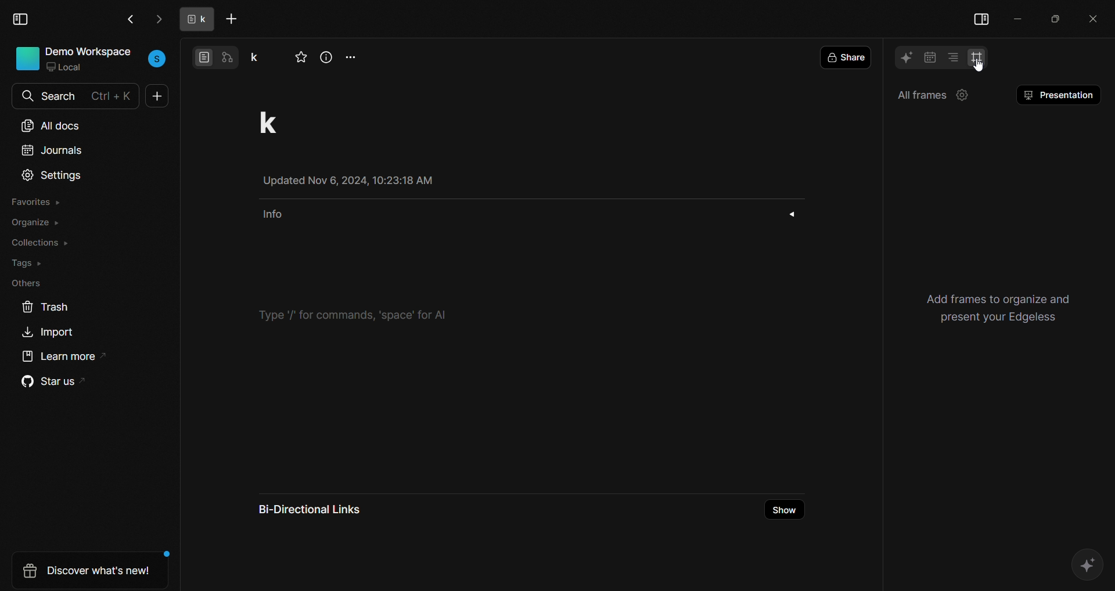  I want to click on search, so click(26, 96).